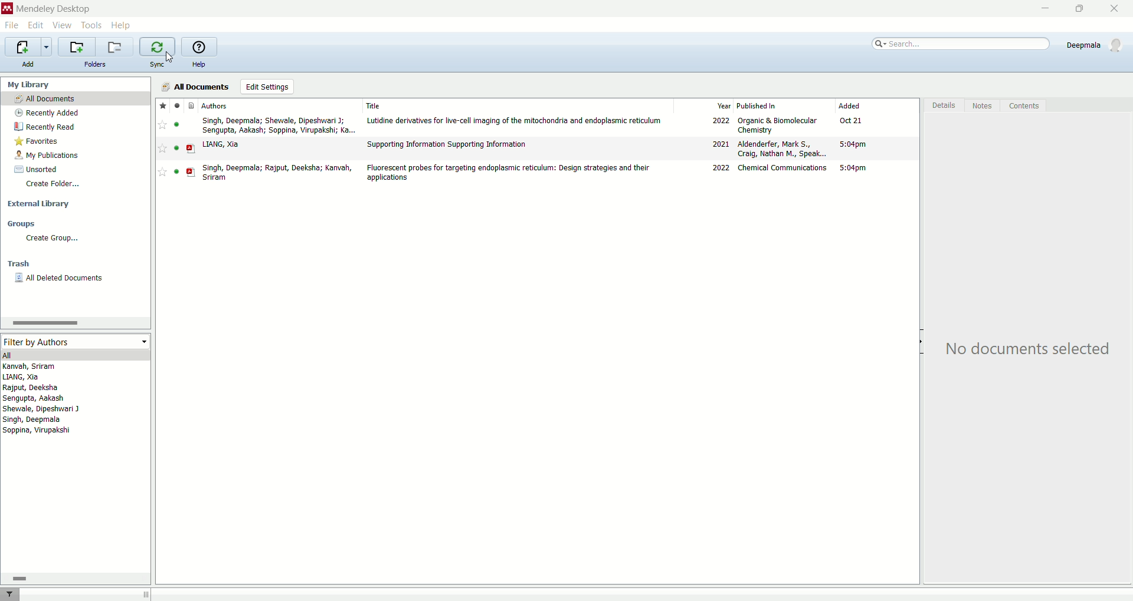 The width and height of the screenshot is (1133, 601). Describe the element at coordinates (780, 126) in the screenshot. I see `Organic & Biomolecular Chemistry` at that location.